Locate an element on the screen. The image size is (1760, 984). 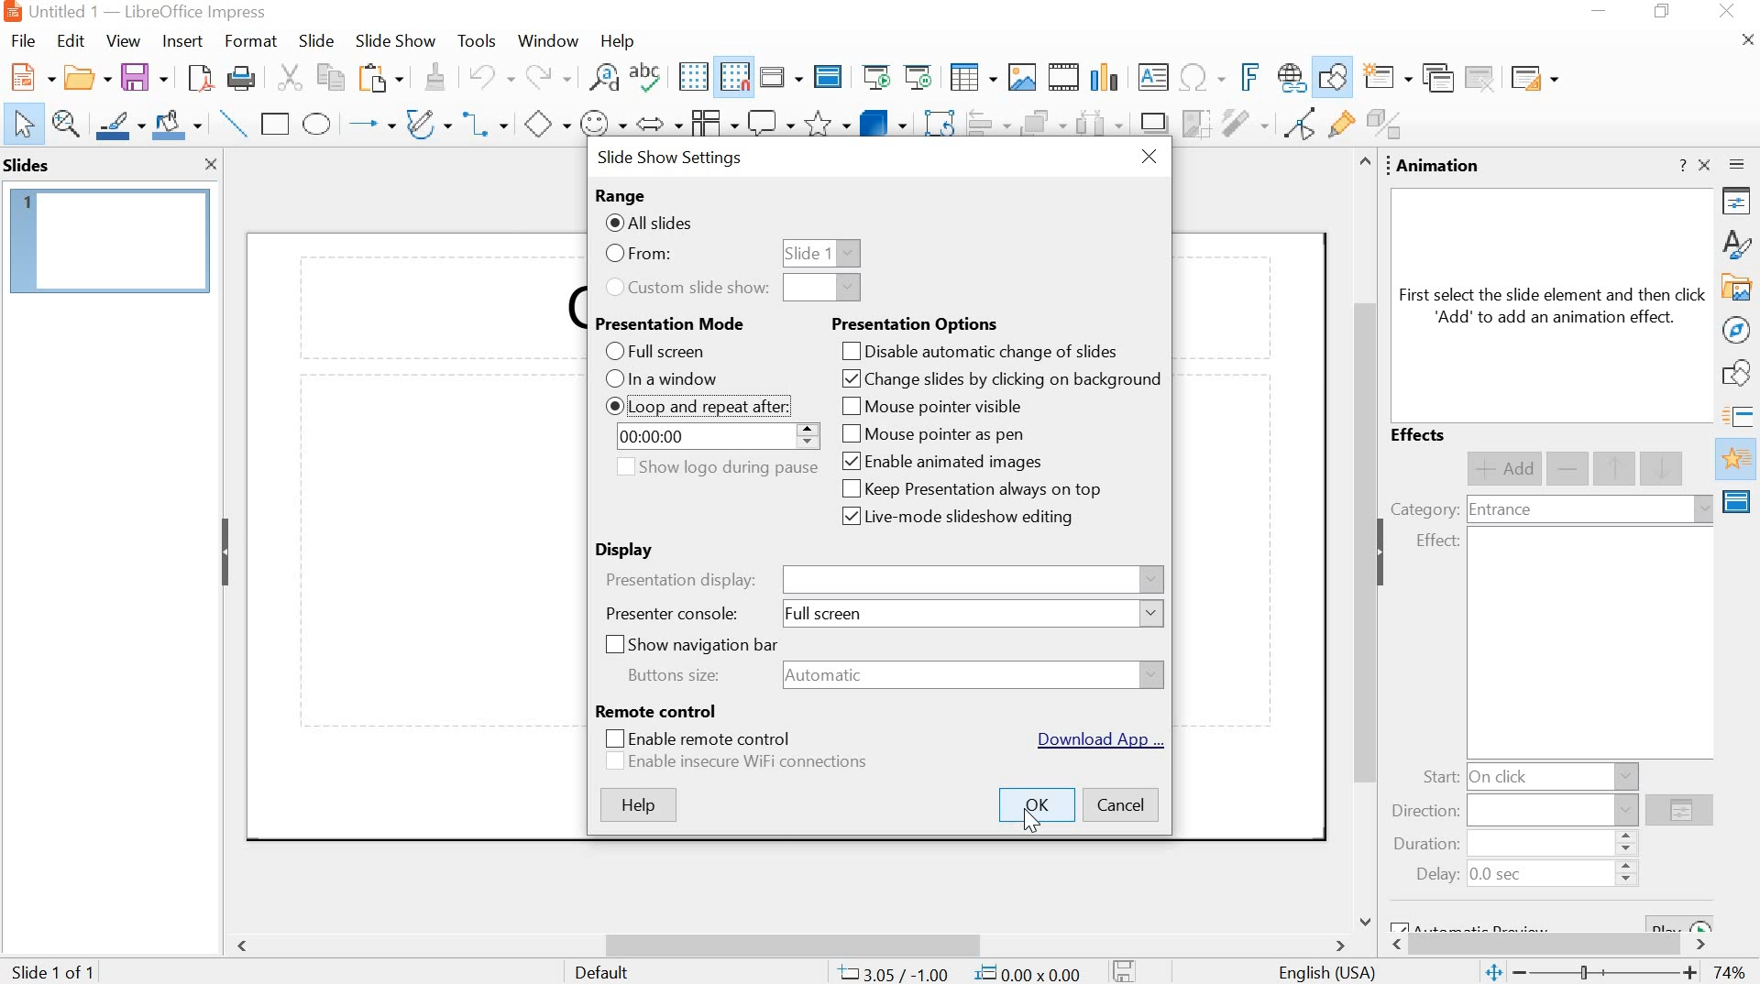
collapse is located at coordinates (1387, 552).